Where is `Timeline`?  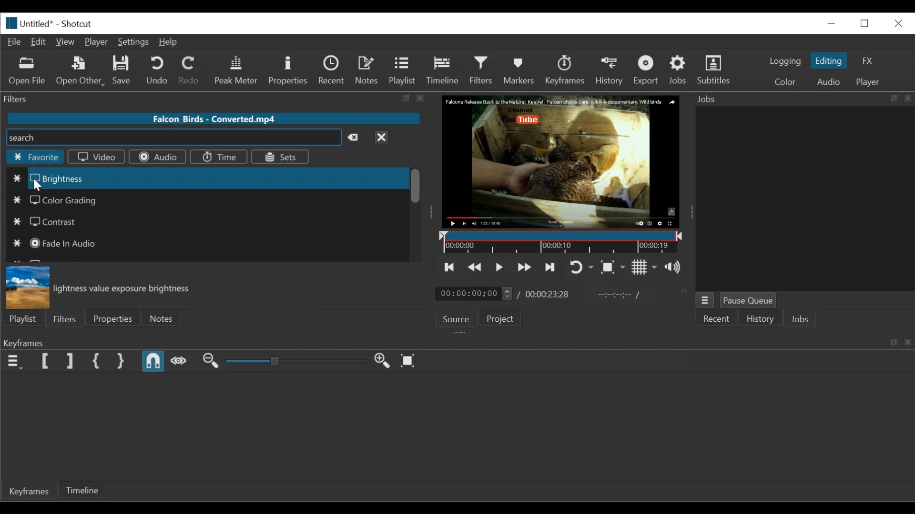
Timeline is located at coordinates (85, 489).